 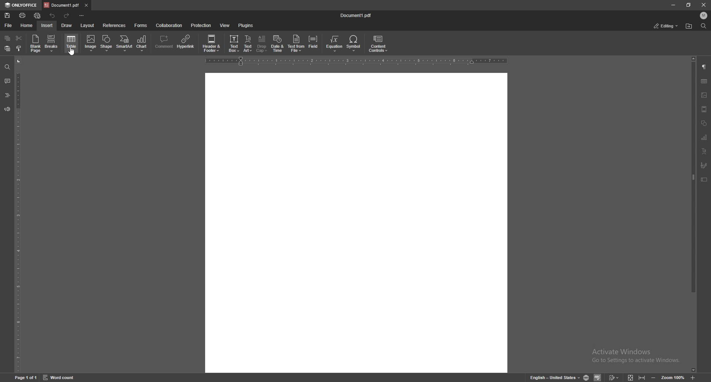 I want to click on view, so click(x=225, y=25).